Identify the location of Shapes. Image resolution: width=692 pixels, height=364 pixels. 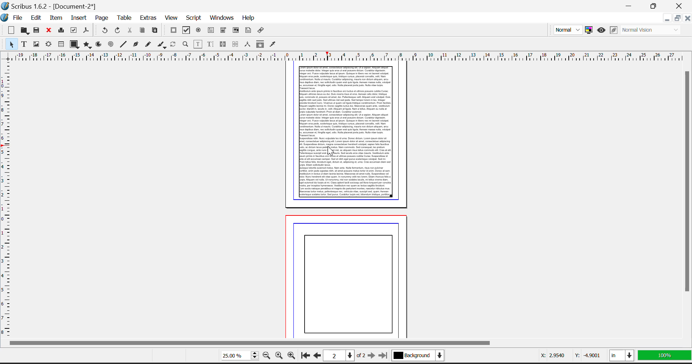
(74, 45).